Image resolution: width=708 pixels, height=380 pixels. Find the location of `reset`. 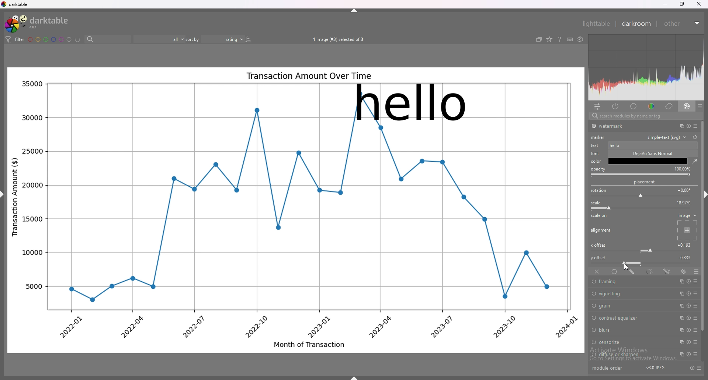

reset is located at coordinates (687, 318).